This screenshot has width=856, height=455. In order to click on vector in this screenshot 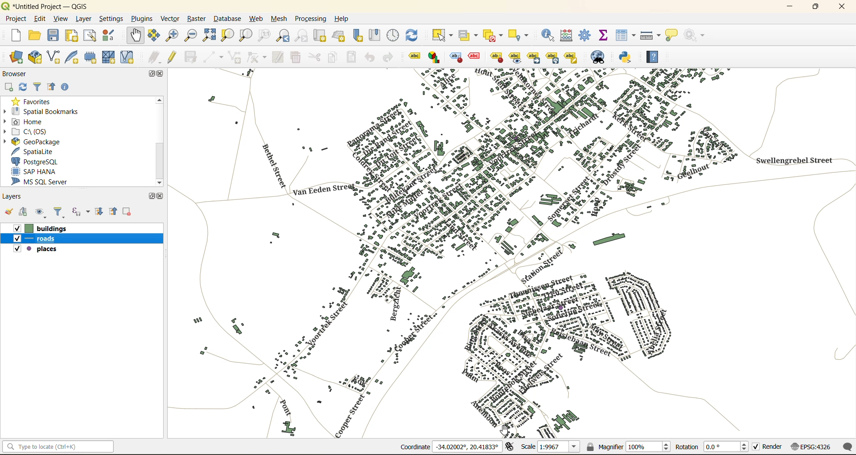, I will do `click(173, 19)`.